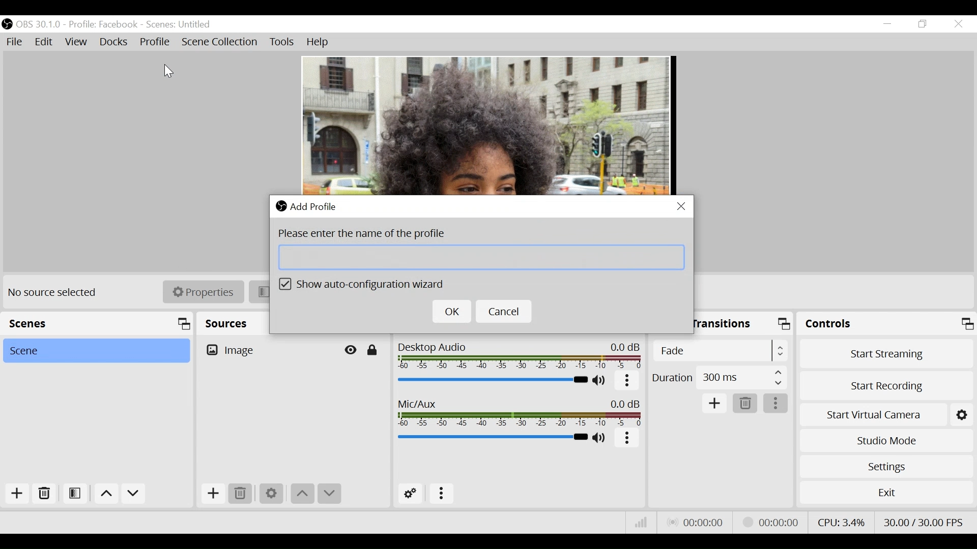 Image resolution: width=977 pixels, height=549 pixels. What do you see at coordinates (600, 381) in the screenshot?
I see `(un)mute` at bounding box center [600, 381].